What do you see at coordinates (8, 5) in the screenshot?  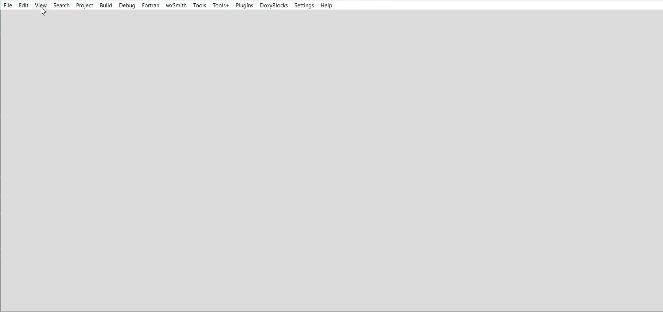 I see `File` at bounding box center [8, 5].